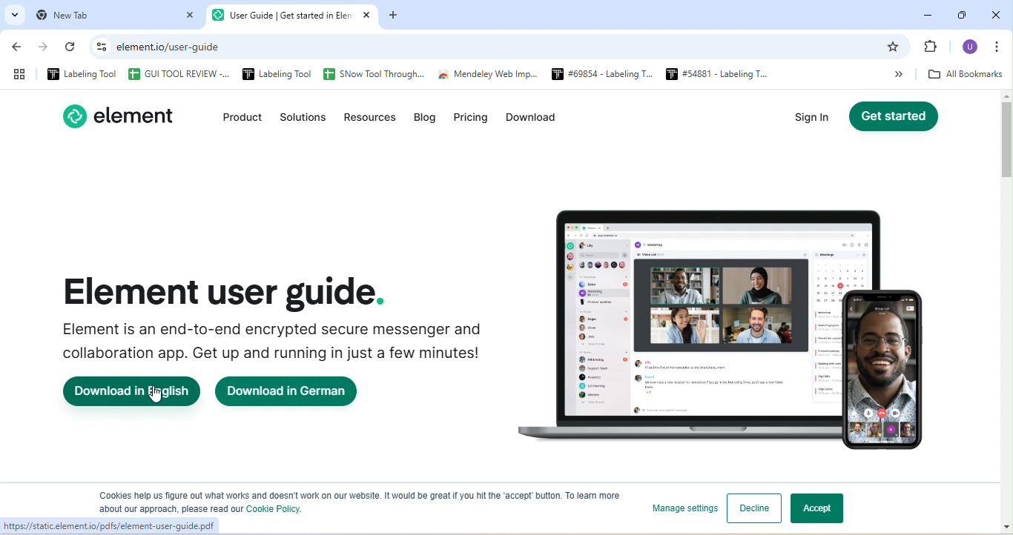 This screenshot has height=535, width=1013. I want to click on vertical scroll bar, so click(1005, 273).